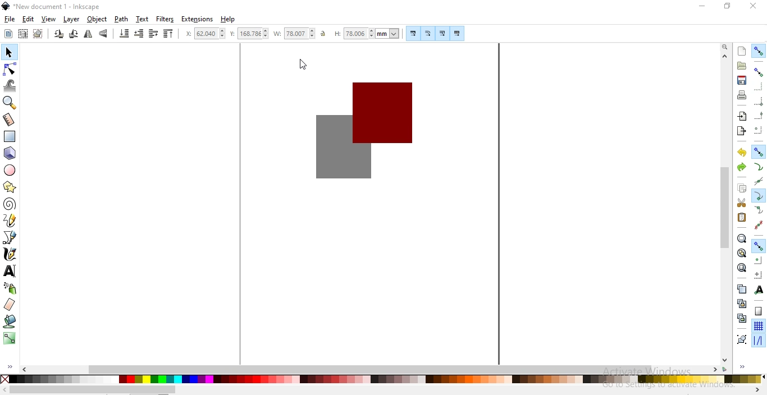 The height and width of the screenshot is (395, 767). Describe the element at coordinates (249, 34) in the screenshot. I see `vertical coordiante of selection` at that location.